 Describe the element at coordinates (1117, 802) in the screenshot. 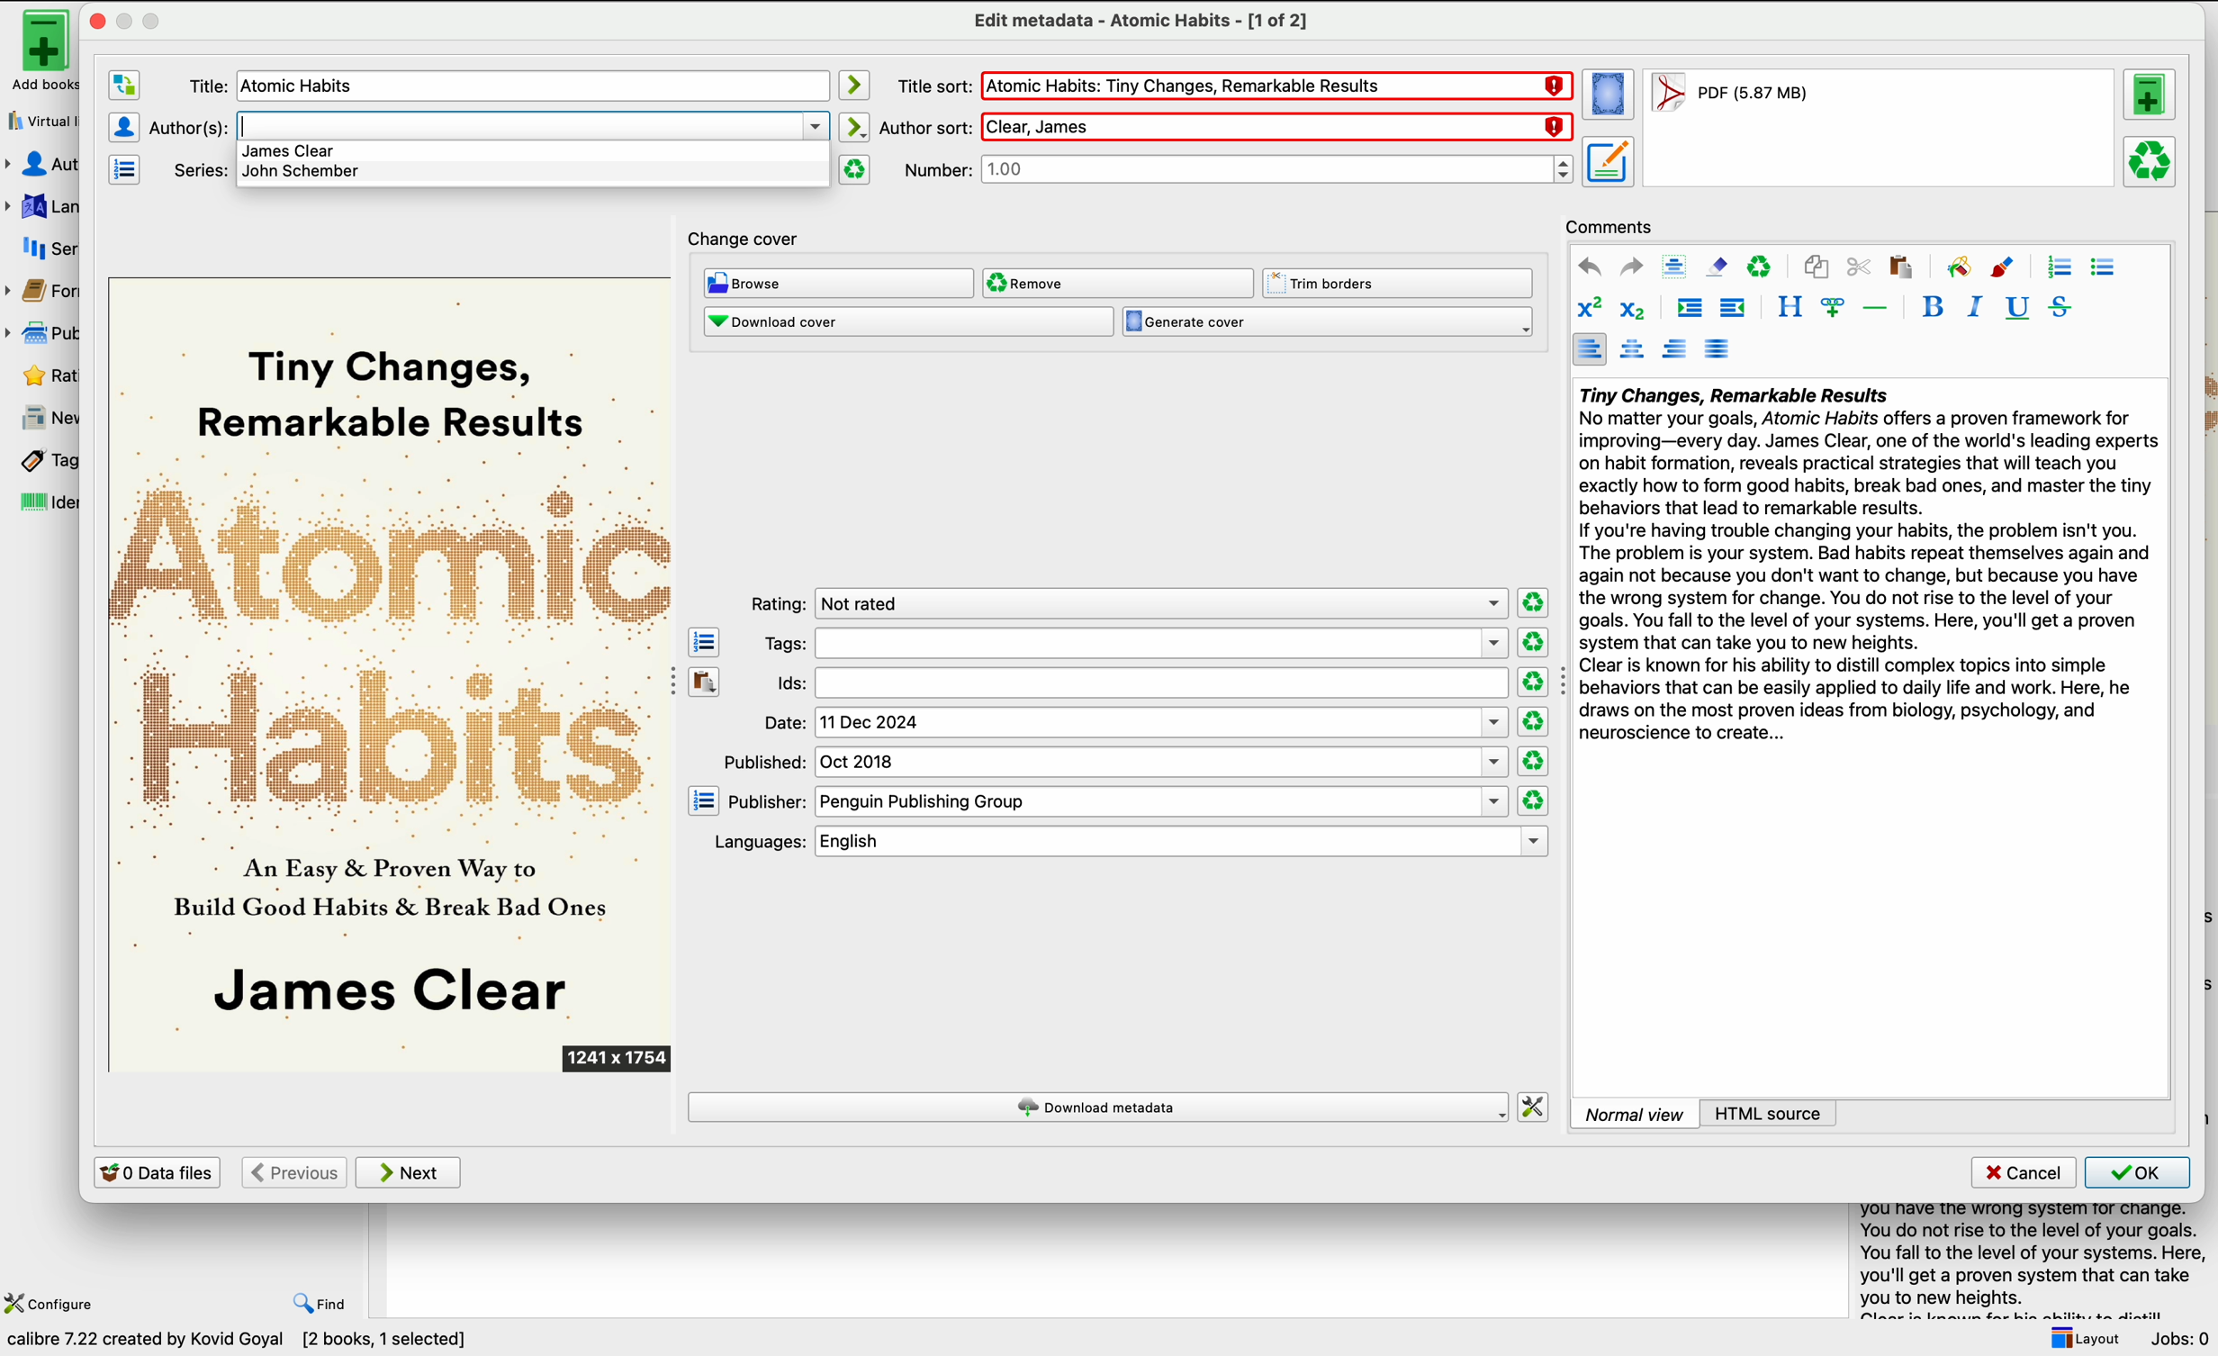

I see `publisher` at that location.